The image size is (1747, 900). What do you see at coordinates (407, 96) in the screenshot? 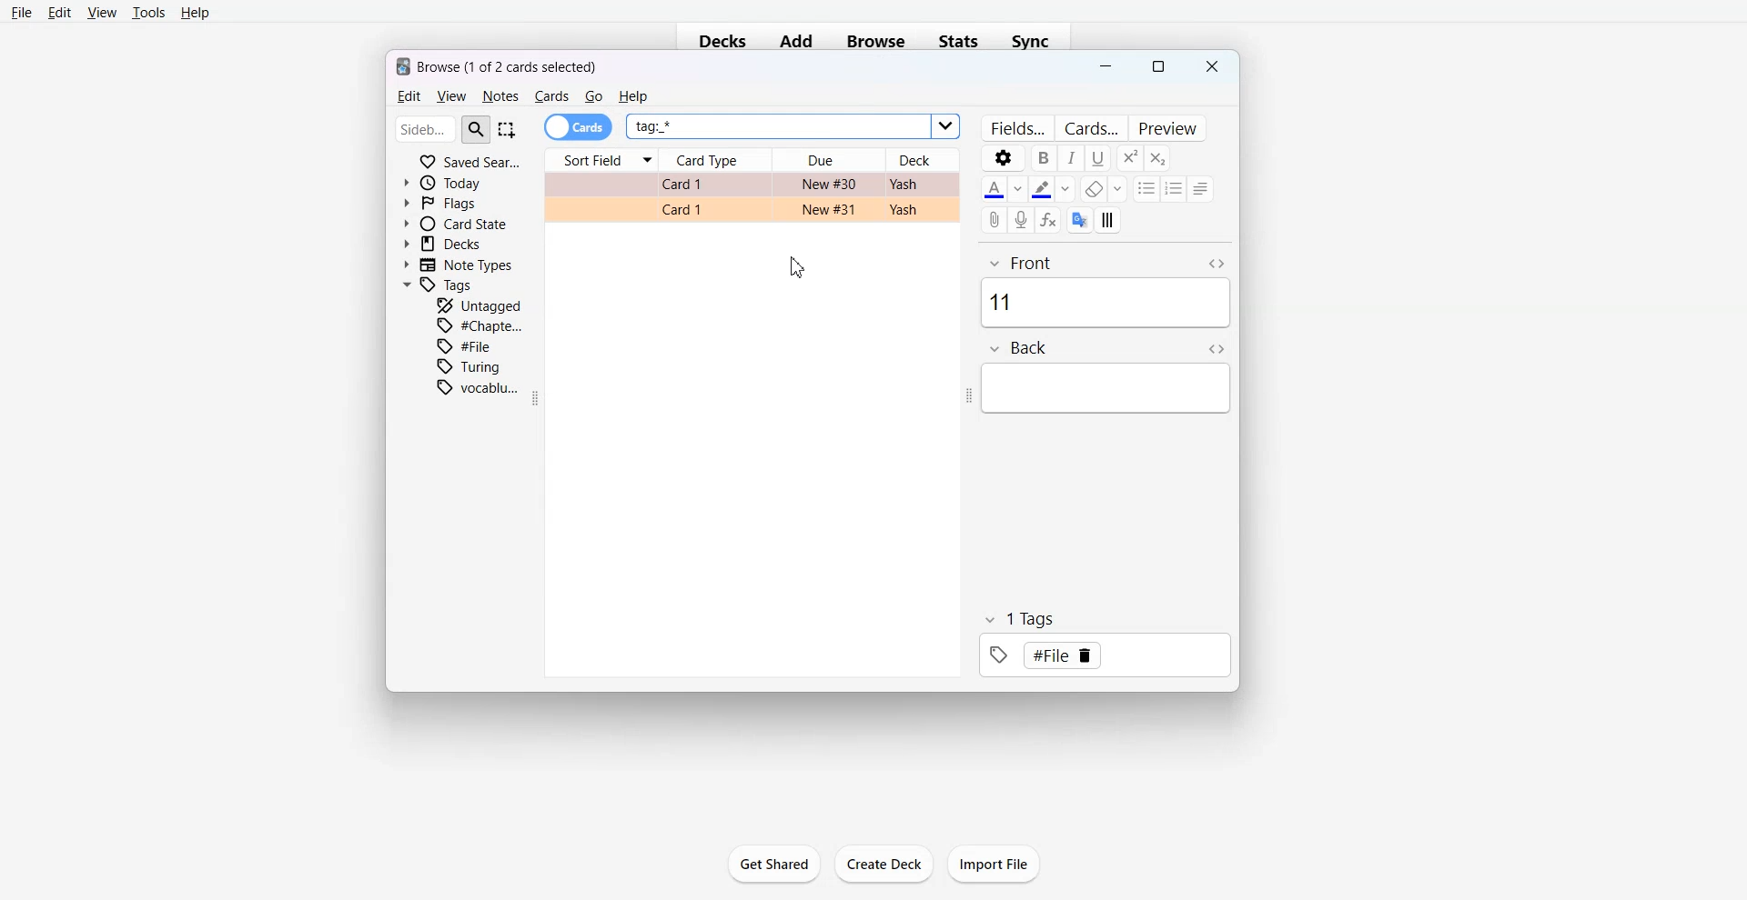
I see `Edit` at bounding box center [407, 96].